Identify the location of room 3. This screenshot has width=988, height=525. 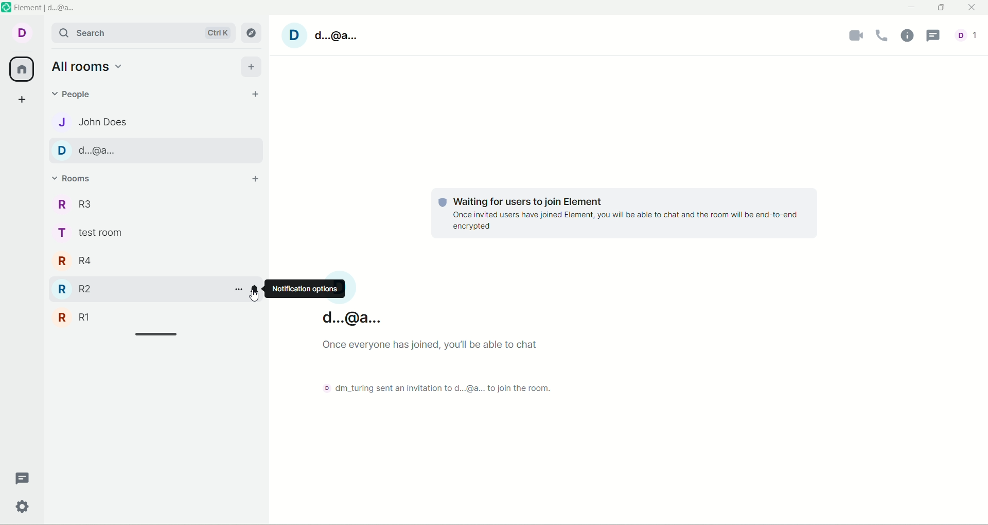
(94, 202).